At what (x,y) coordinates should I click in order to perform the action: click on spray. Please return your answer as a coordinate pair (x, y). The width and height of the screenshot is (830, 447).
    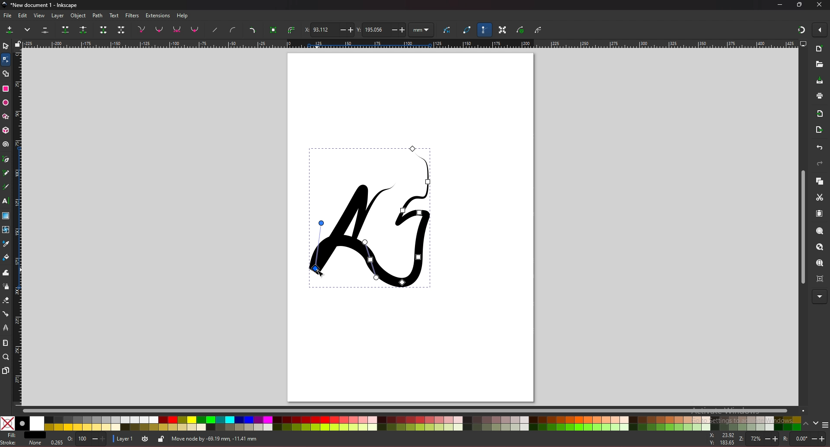
    Looking at the image, I should click on (6, 287).